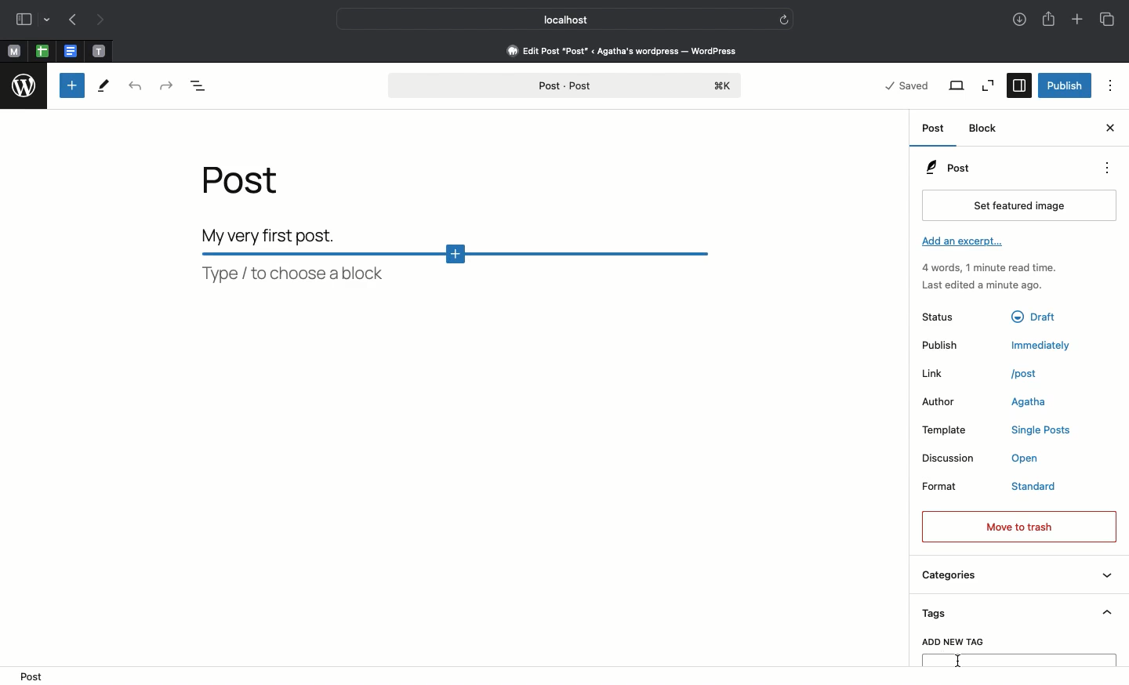 The image size is (1129, 685). I want to click on Document overview, so click(200, 89).